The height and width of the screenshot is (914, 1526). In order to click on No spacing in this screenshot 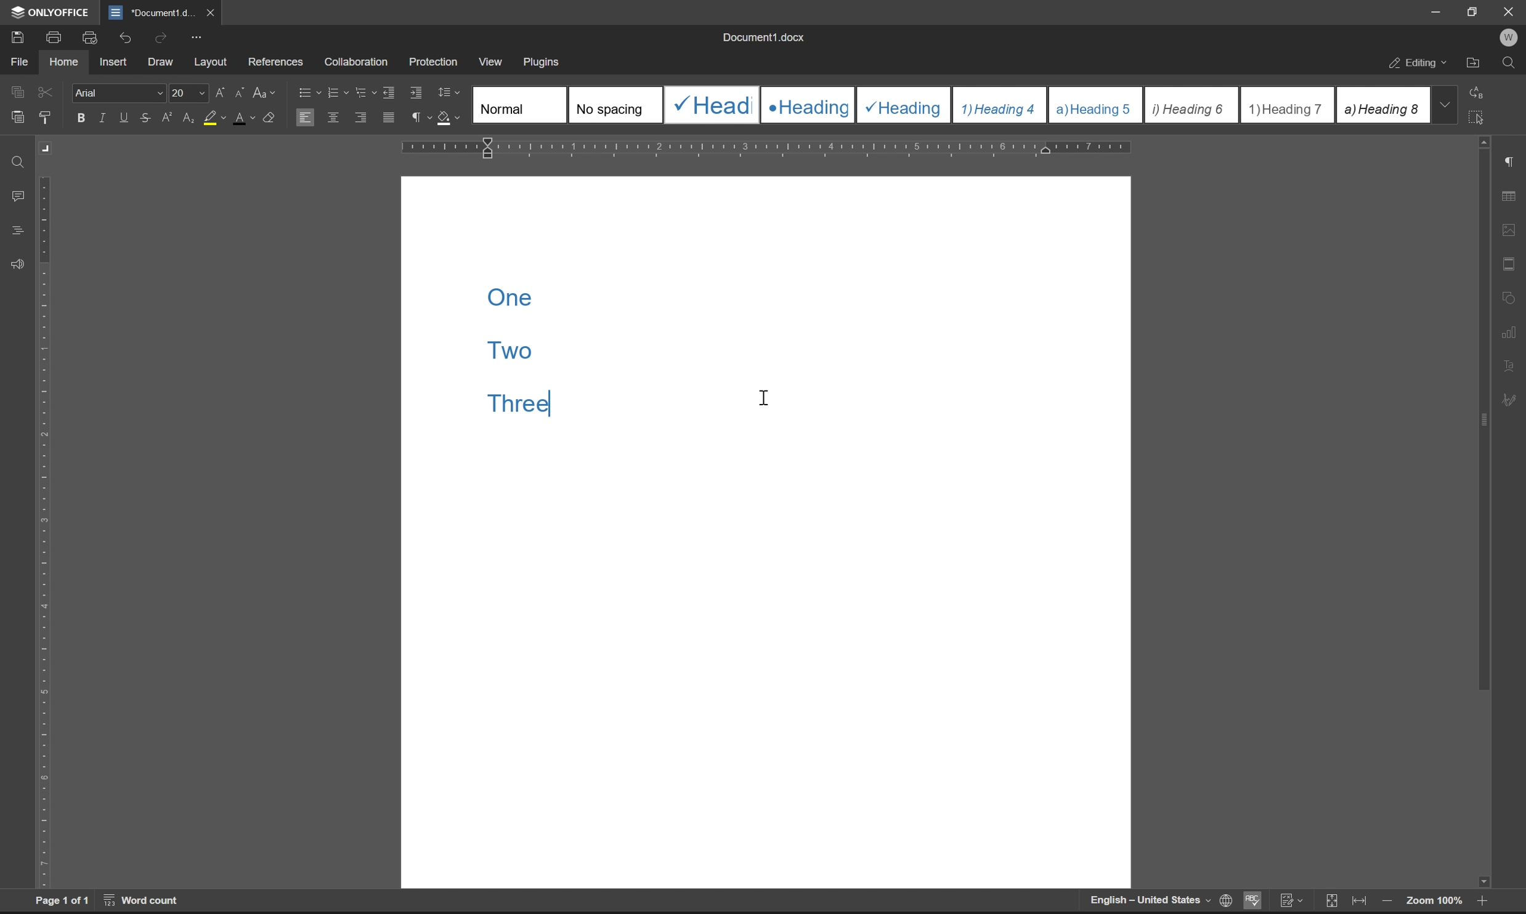, I will do `click(614, 105)`.